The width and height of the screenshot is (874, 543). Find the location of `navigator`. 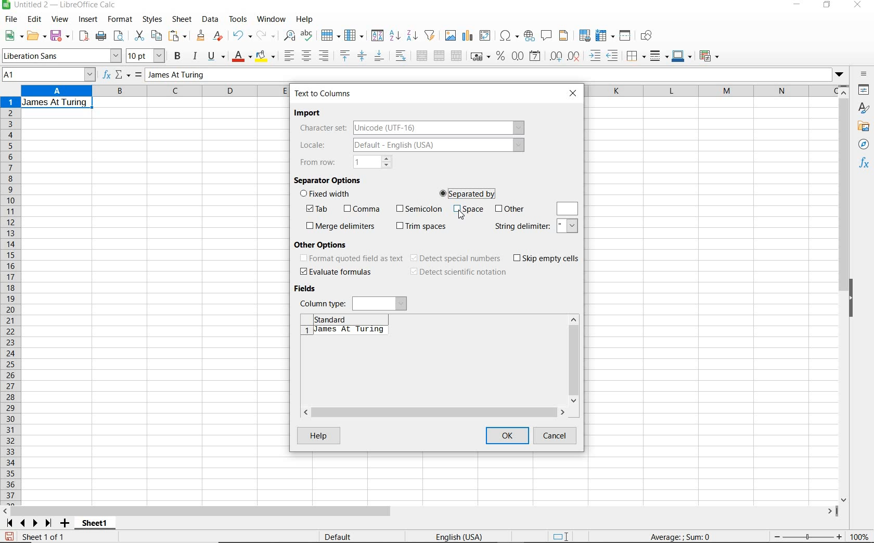

navigator is located at coordinates (864, 144).